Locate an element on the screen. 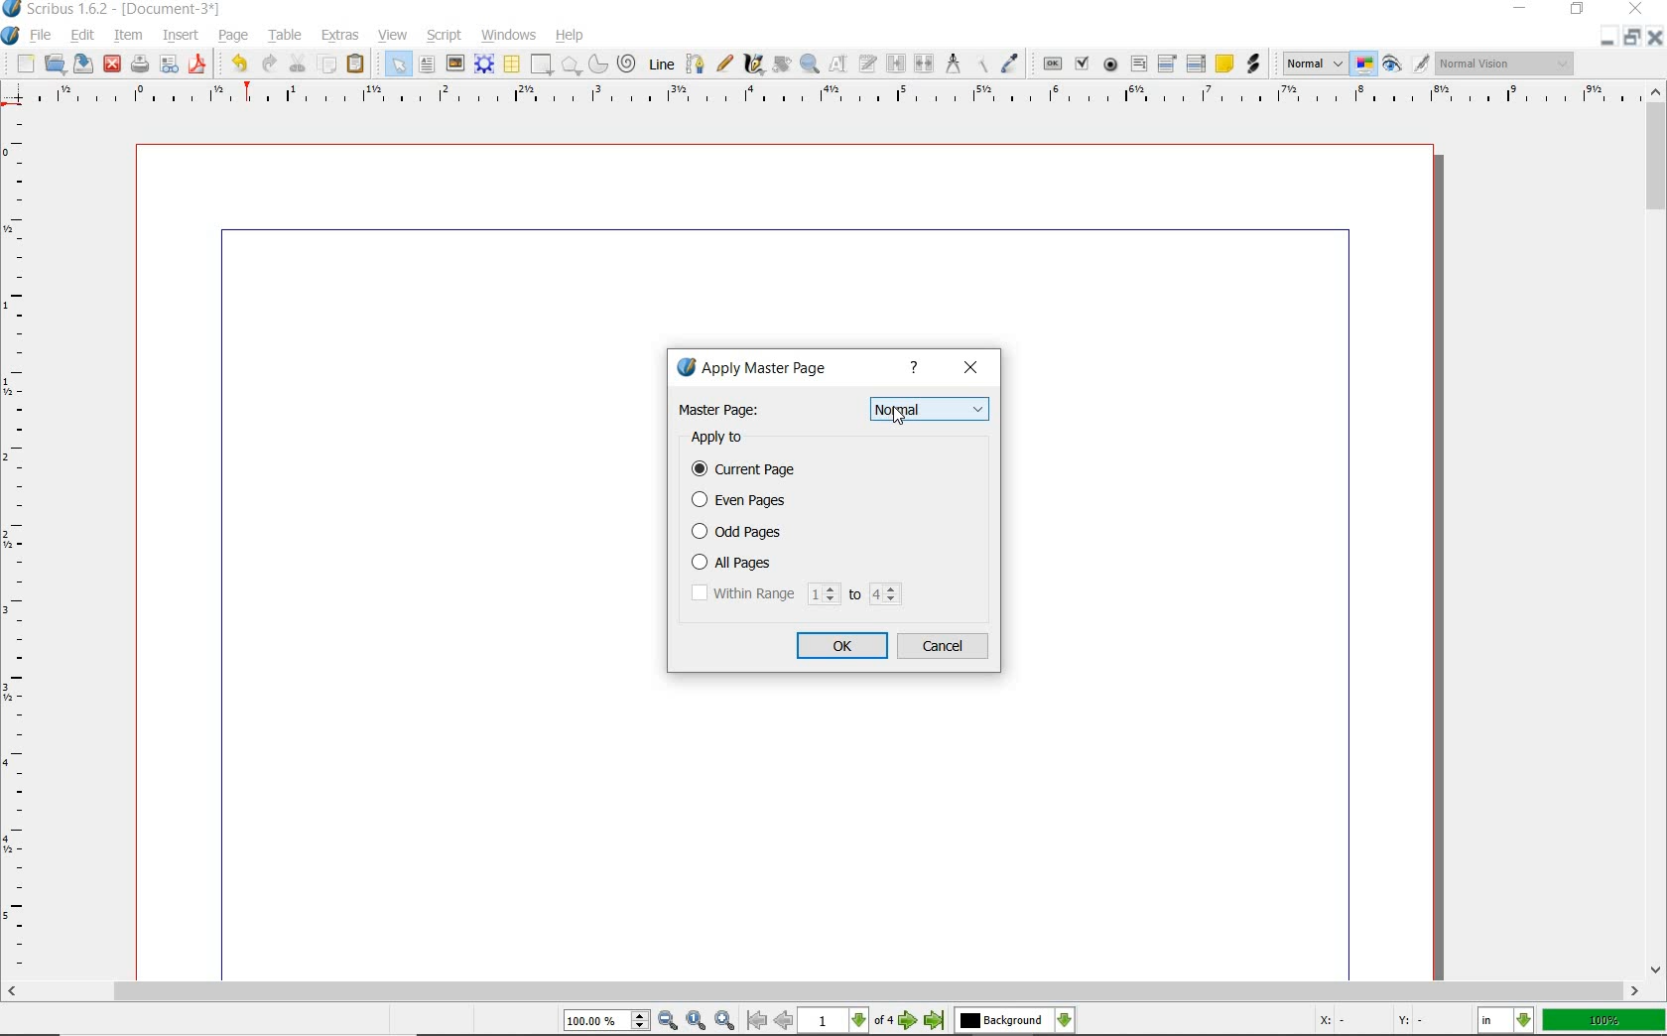 The width and height of the screenshot is (1667, 1036). unlink text frames is located at coordinates (925, 65).